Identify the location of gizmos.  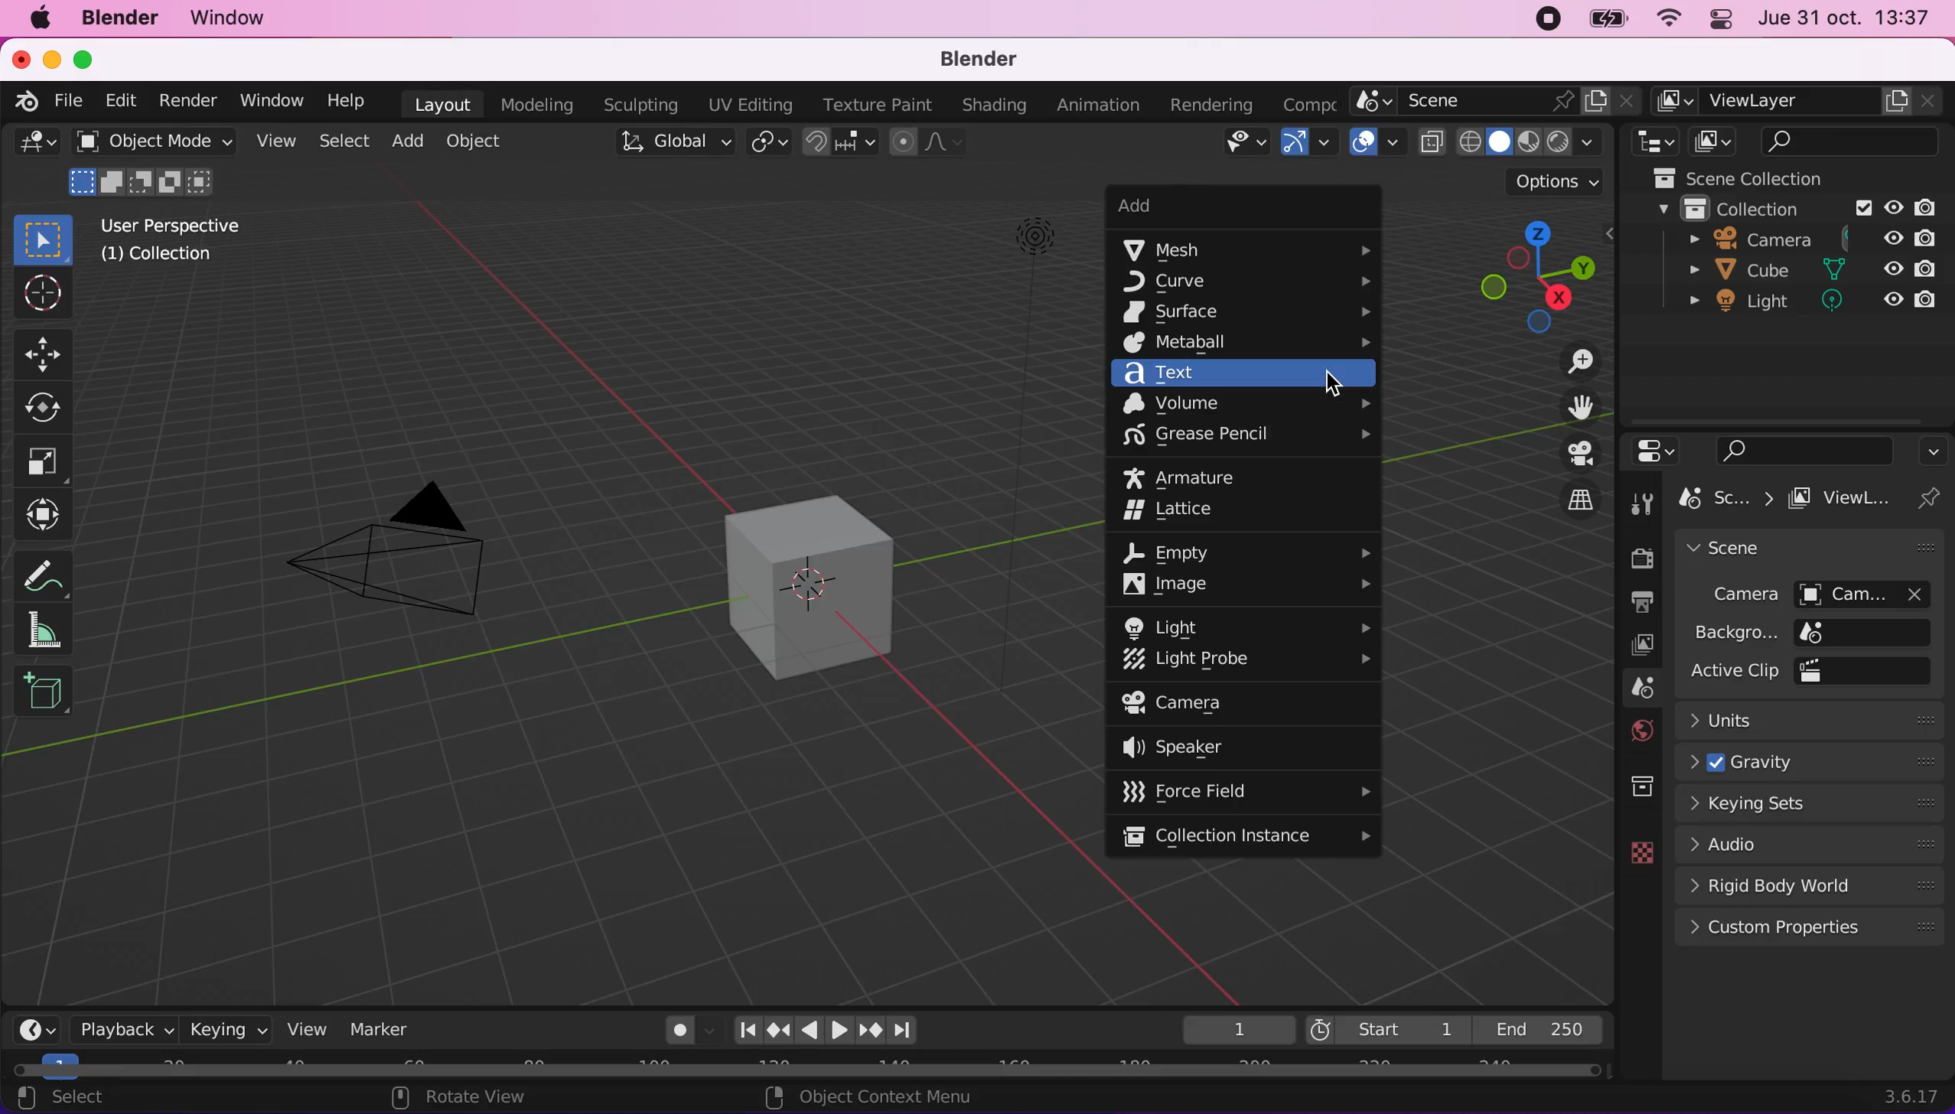
(1308, 143).